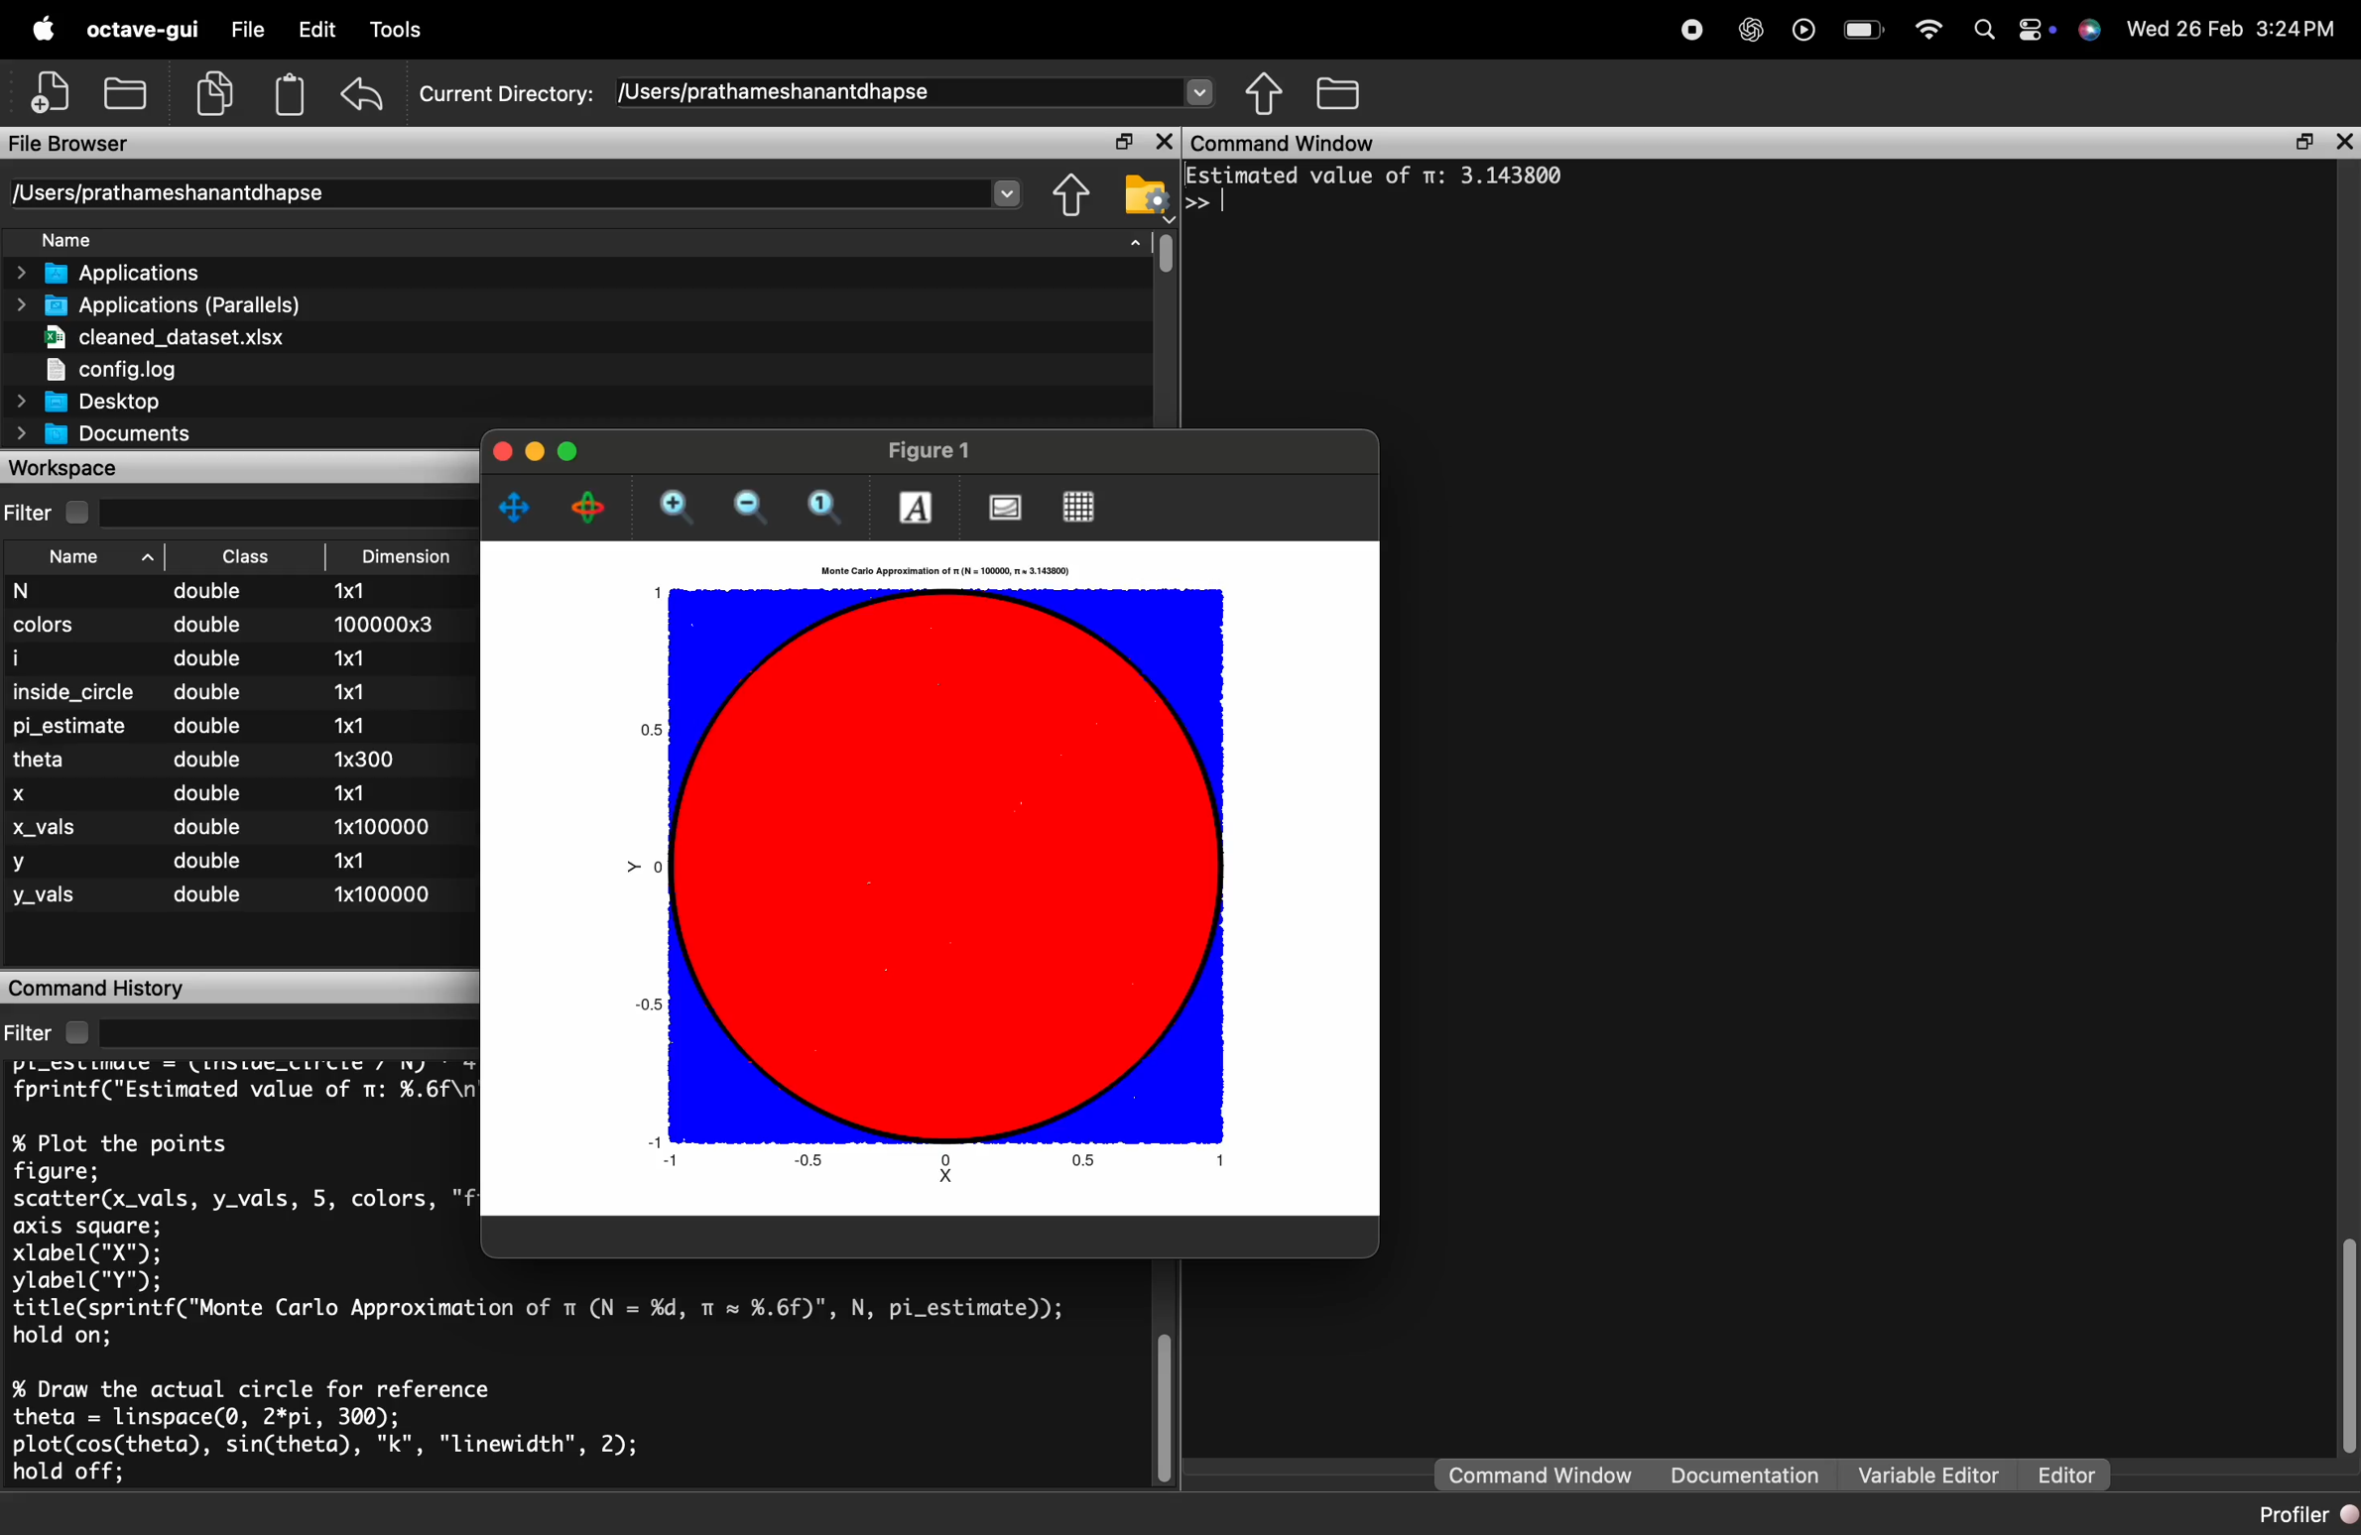  I want to click on Maximize, so click(1119, 986).